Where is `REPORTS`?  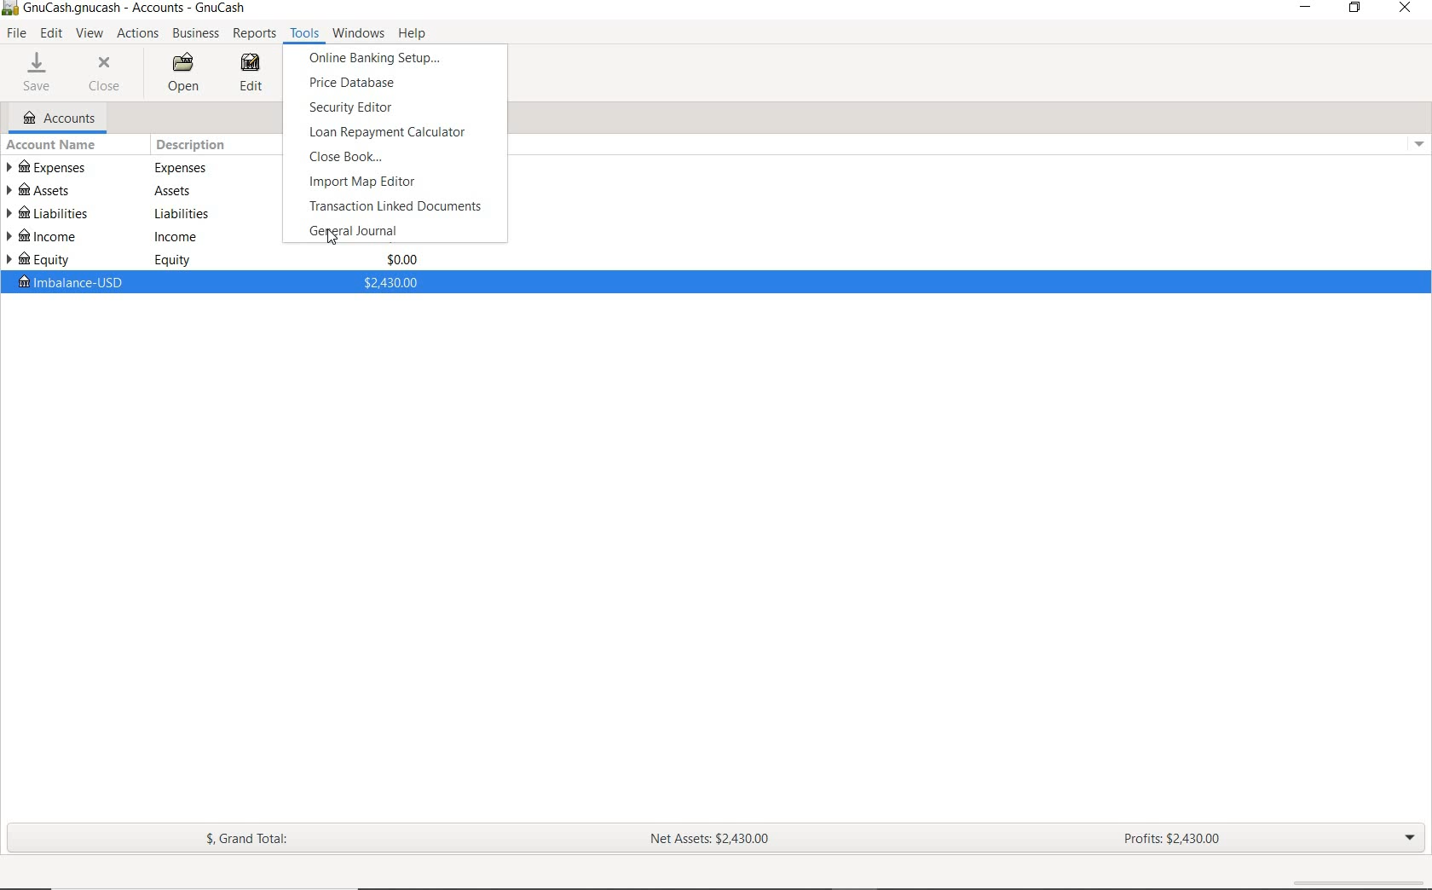
REPORTS is located at coordinates (255, 34).